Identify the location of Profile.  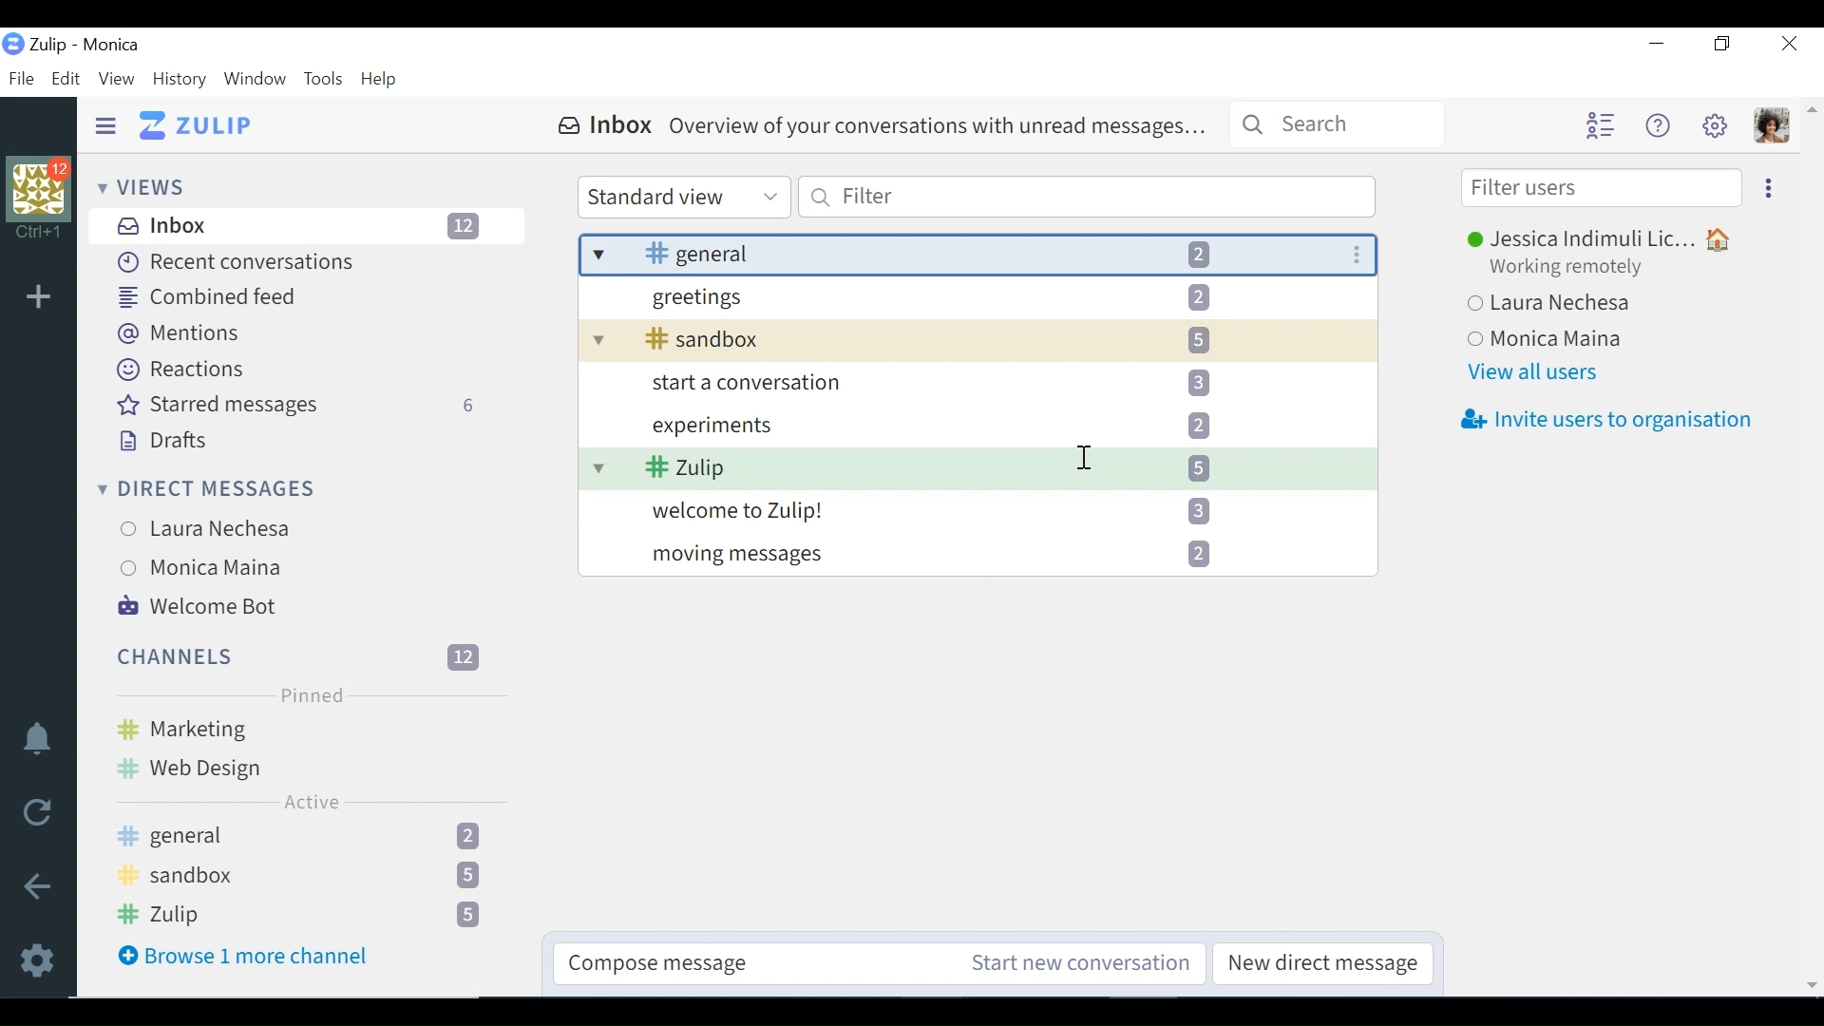
(39, 204).